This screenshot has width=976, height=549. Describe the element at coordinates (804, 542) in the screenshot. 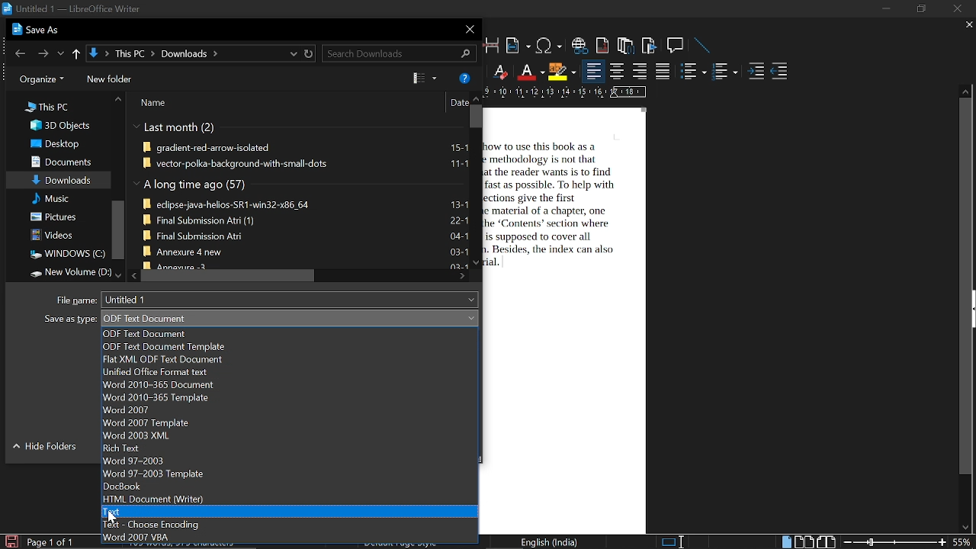

I see `multiple page view` at that location.